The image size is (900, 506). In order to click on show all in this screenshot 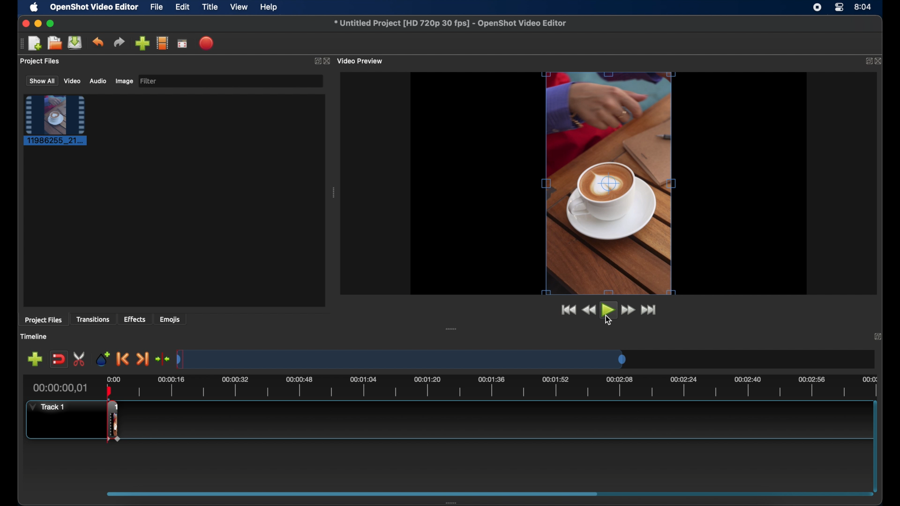, I will do `click(41, 81)`.